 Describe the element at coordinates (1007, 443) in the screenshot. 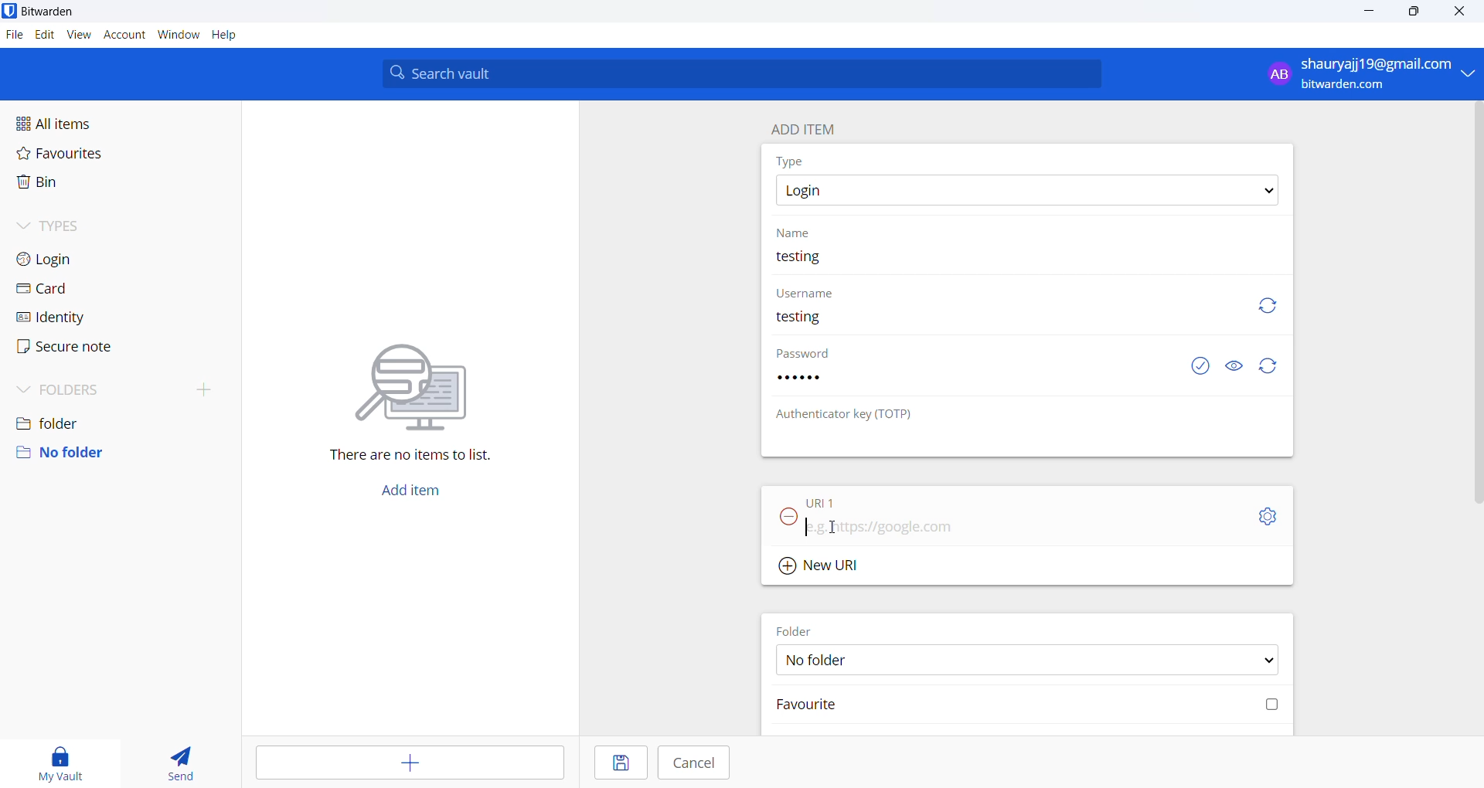

I see `OTP input box` at that location.